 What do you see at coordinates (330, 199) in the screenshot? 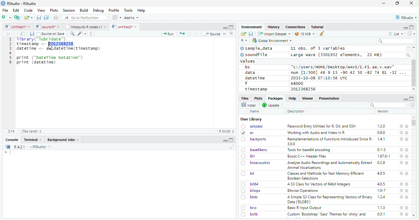
I see `A Simple S3 Class for Representing Vectors of Binary
Data (BLOBS)` at bounding box center [330, 199].